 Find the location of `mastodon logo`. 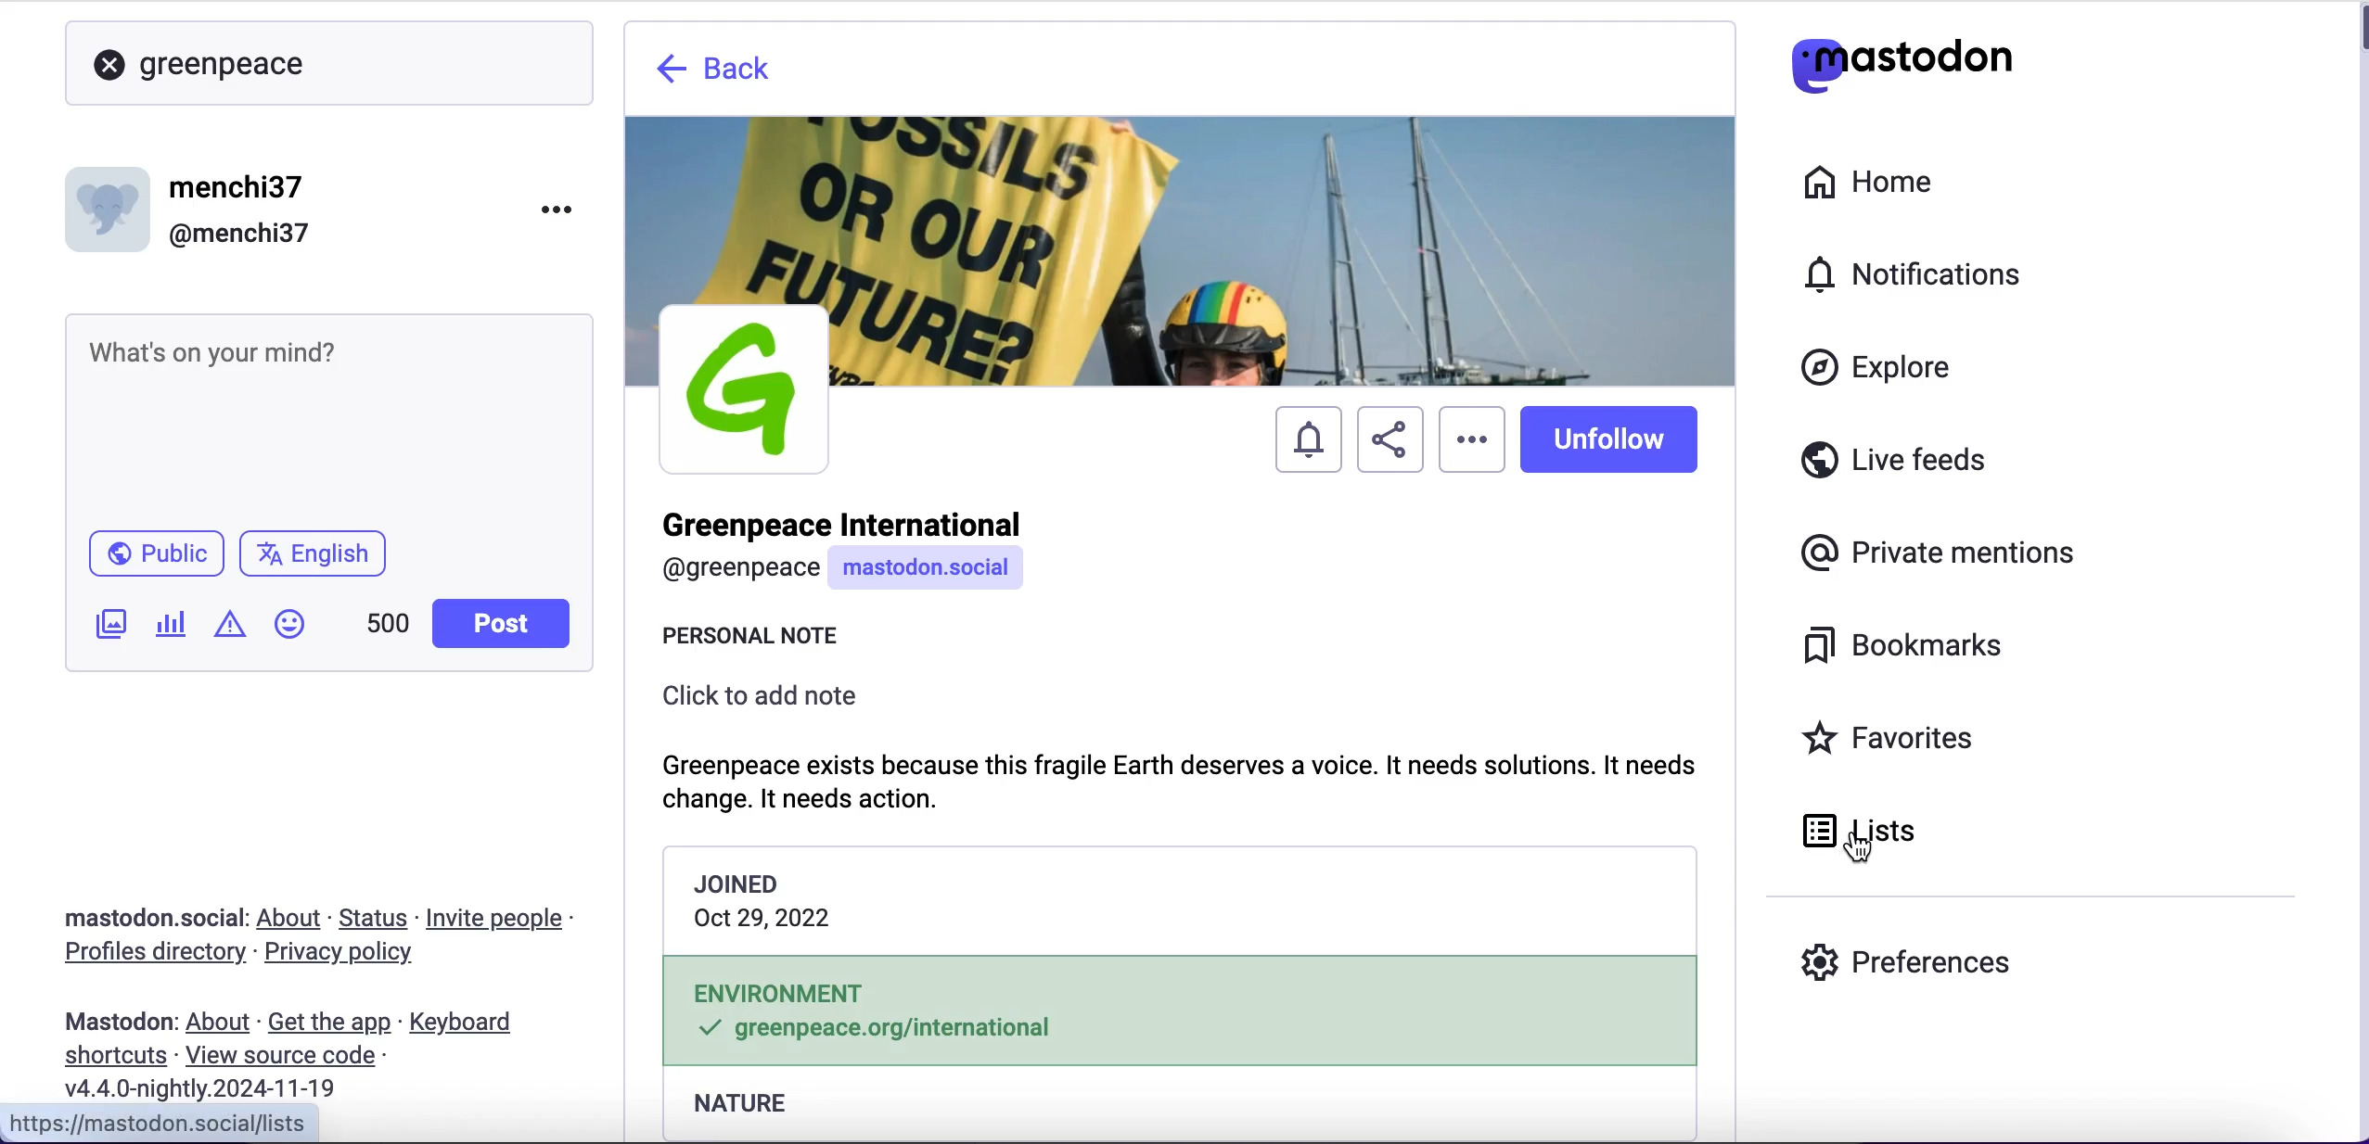

mastodon logo is located at coordinates (1902, 60).